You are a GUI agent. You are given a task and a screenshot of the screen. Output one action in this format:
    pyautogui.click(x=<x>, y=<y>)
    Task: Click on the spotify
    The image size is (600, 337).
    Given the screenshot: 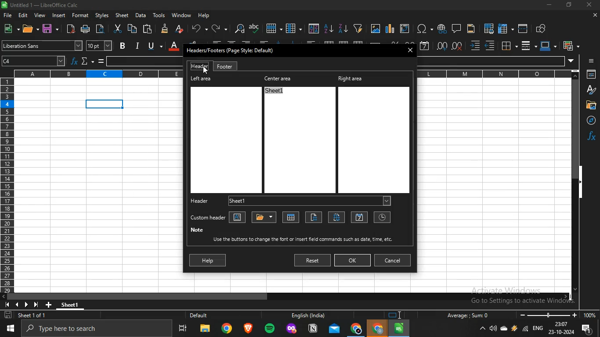 What is the action you would take?
    pyautogui.click(x=270, y=329)
    